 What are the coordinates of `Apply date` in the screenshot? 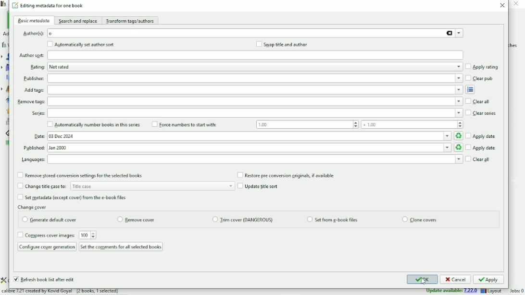 It's located at (482, 136).